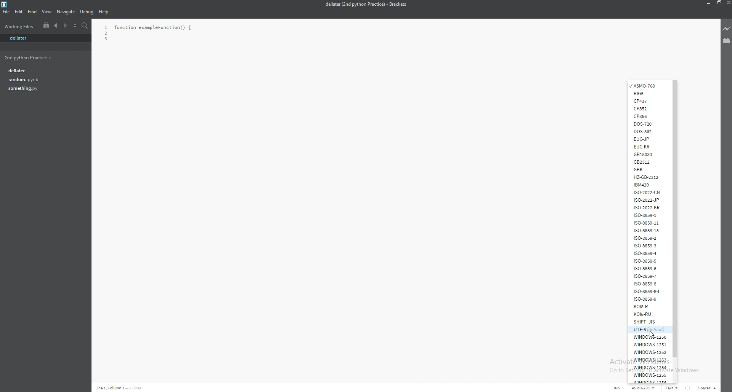  What do you see at coordinates (153, 27) in the screenshot?
I see `function exampleFunction() {` at bounding box center [153, 27].